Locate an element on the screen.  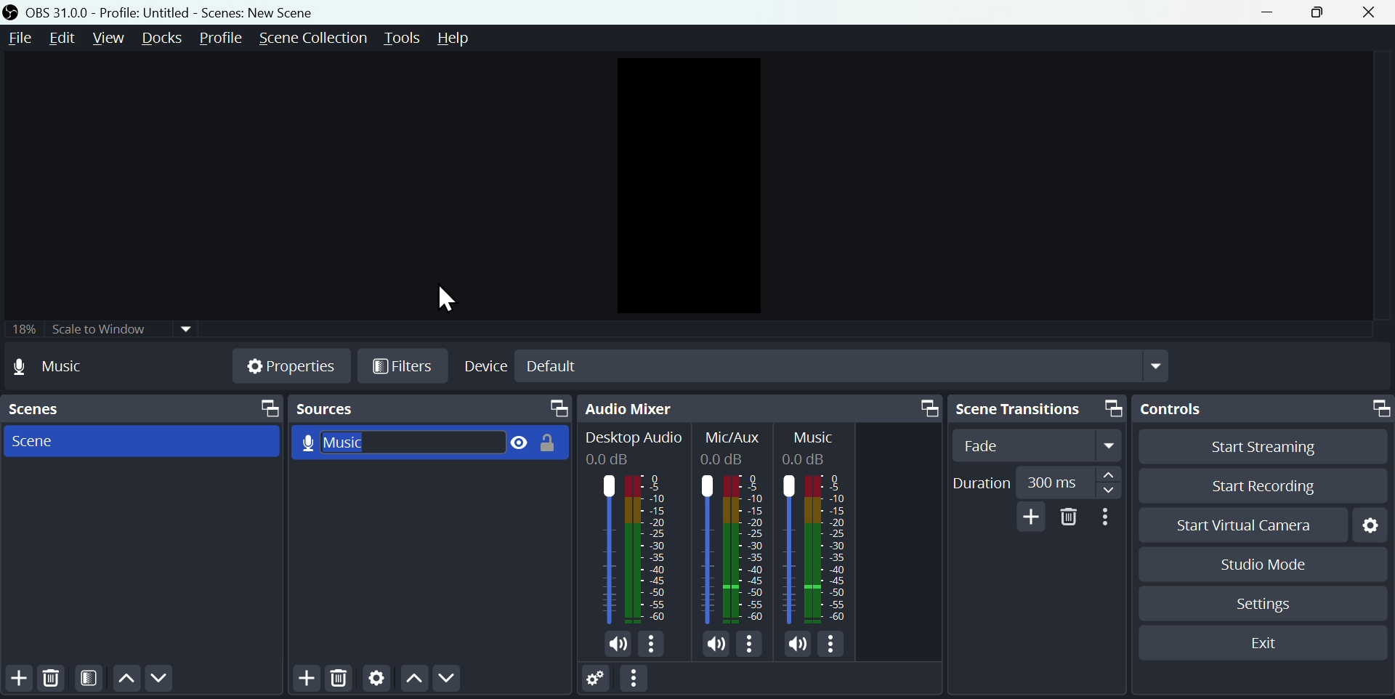
Scenes is located at coordinates (140, 406).